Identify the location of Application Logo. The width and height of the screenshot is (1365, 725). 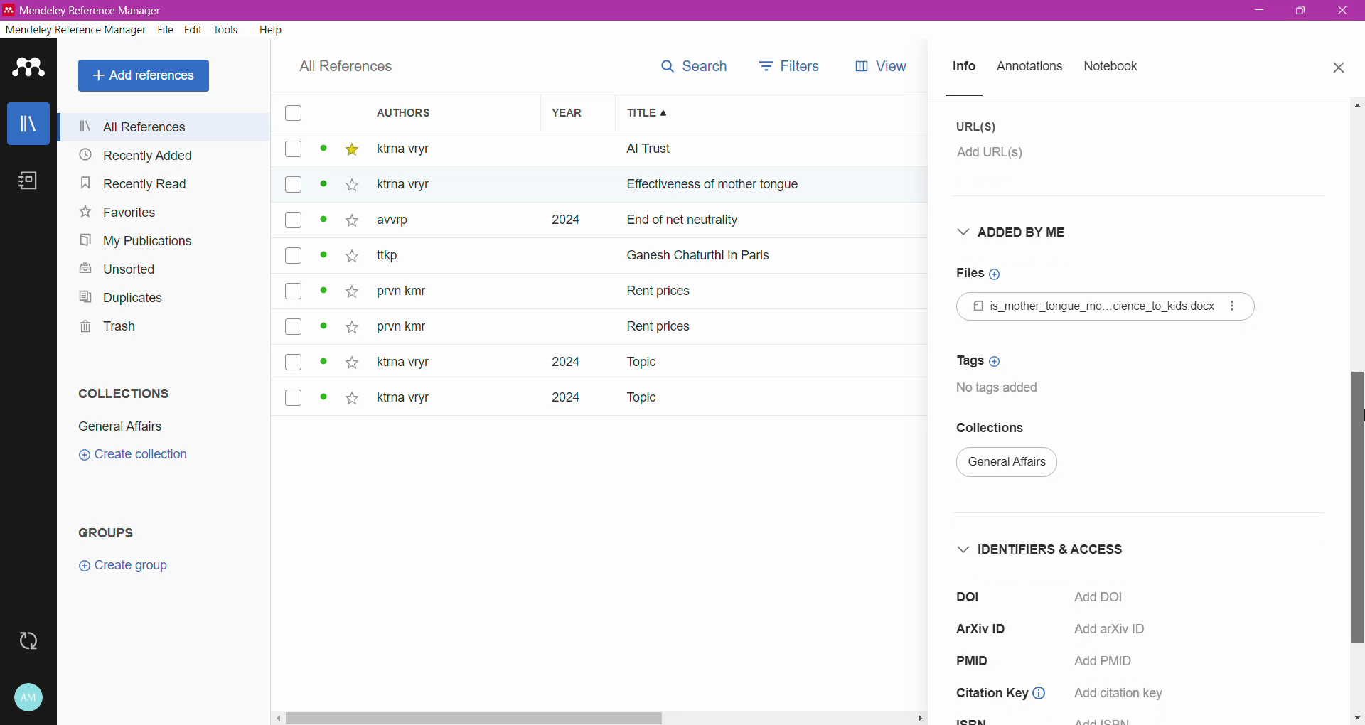
(29, 69).